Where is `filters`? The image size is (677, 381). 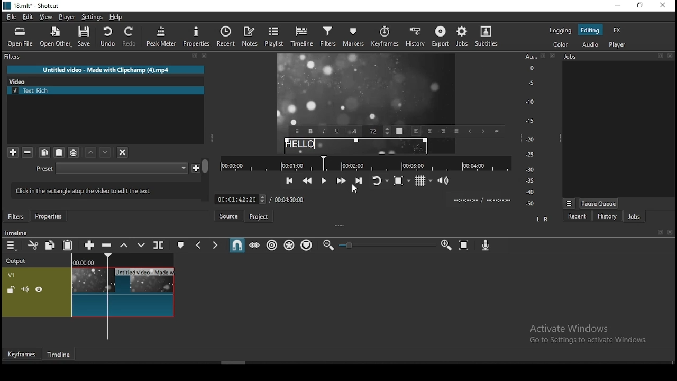 filters is located at coordinates (327, 38).